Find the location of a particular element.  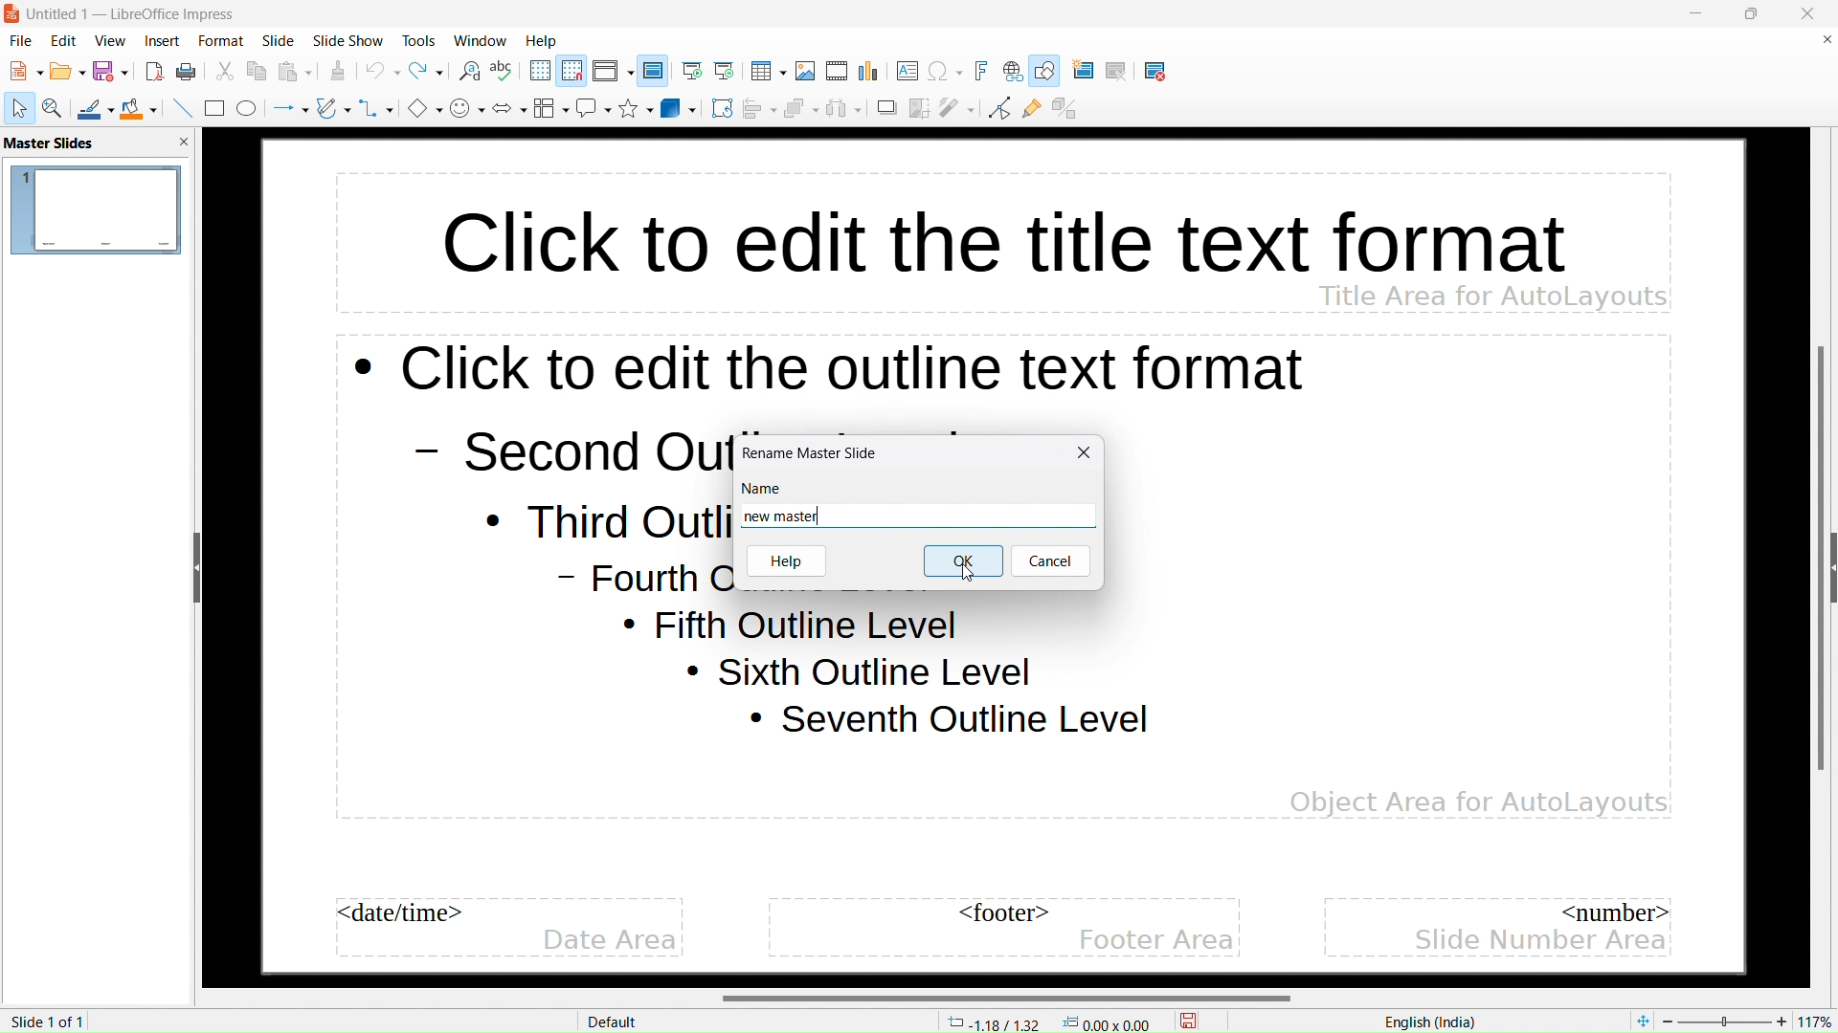

zoom factor is located at coordinates (1819, 1019).